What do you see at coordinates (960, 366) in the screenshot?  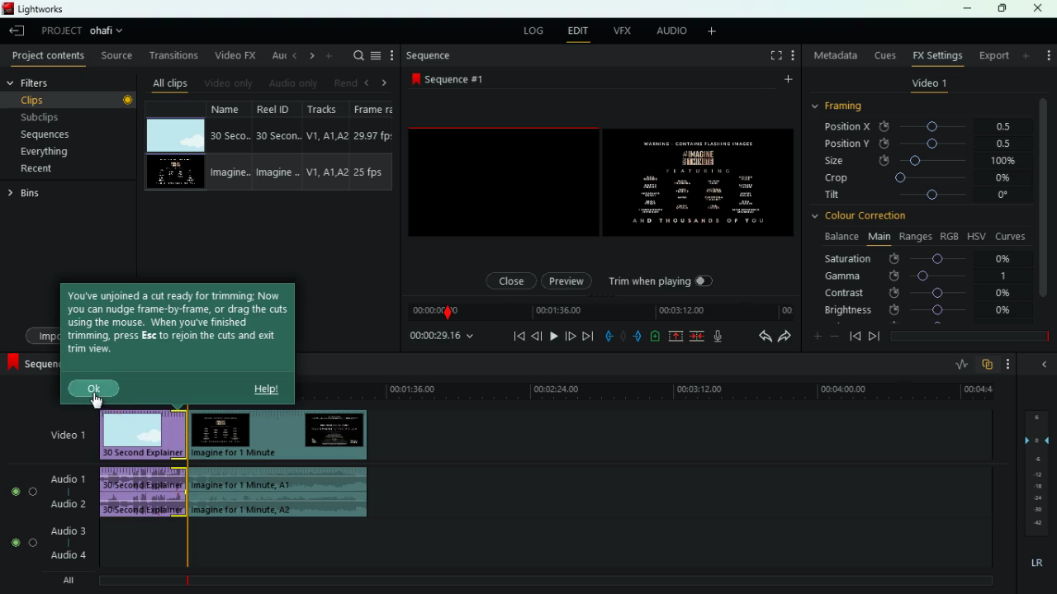 I see `rate` at bounding box center [960, 366].